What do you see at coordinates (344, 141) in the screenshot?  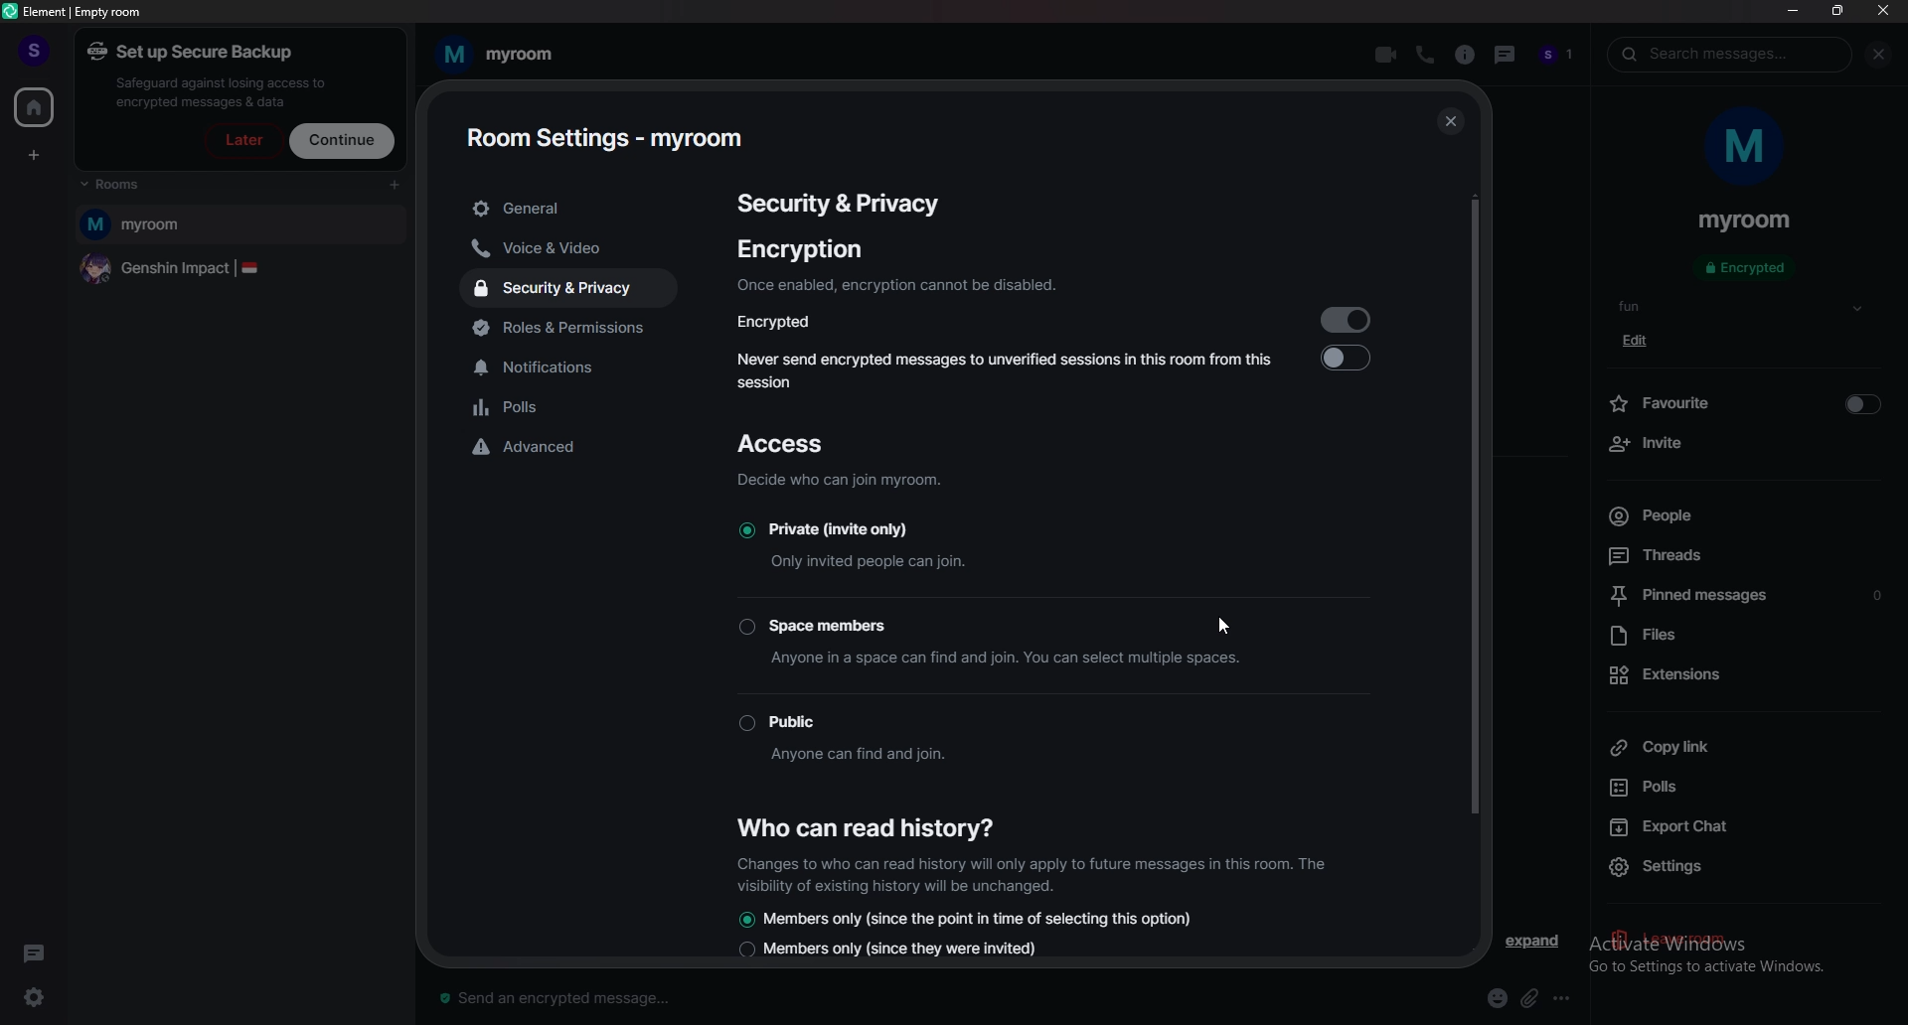 I see `continue` at bounding box center [344, 141].